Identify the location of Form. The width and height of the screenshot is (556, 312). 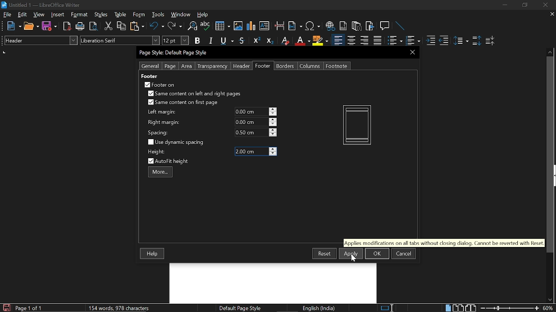
(139, 15).